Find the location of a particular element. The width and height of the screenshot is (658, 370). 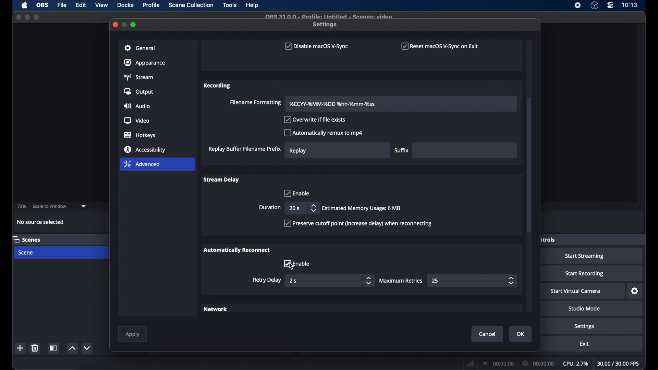

disable macOS V-sync is located at coordinates (315, 46).